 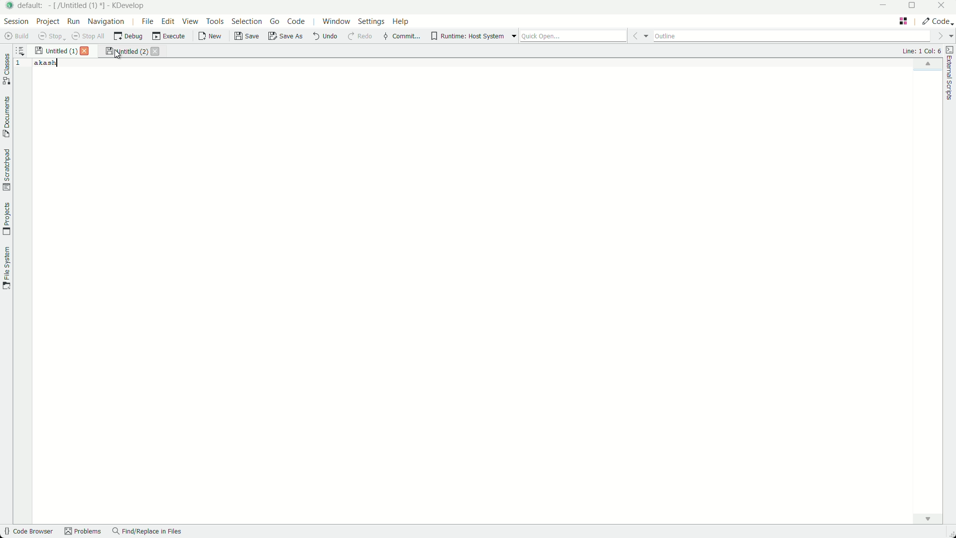 I want to click on navigation menu, so click(x=106, y=21).